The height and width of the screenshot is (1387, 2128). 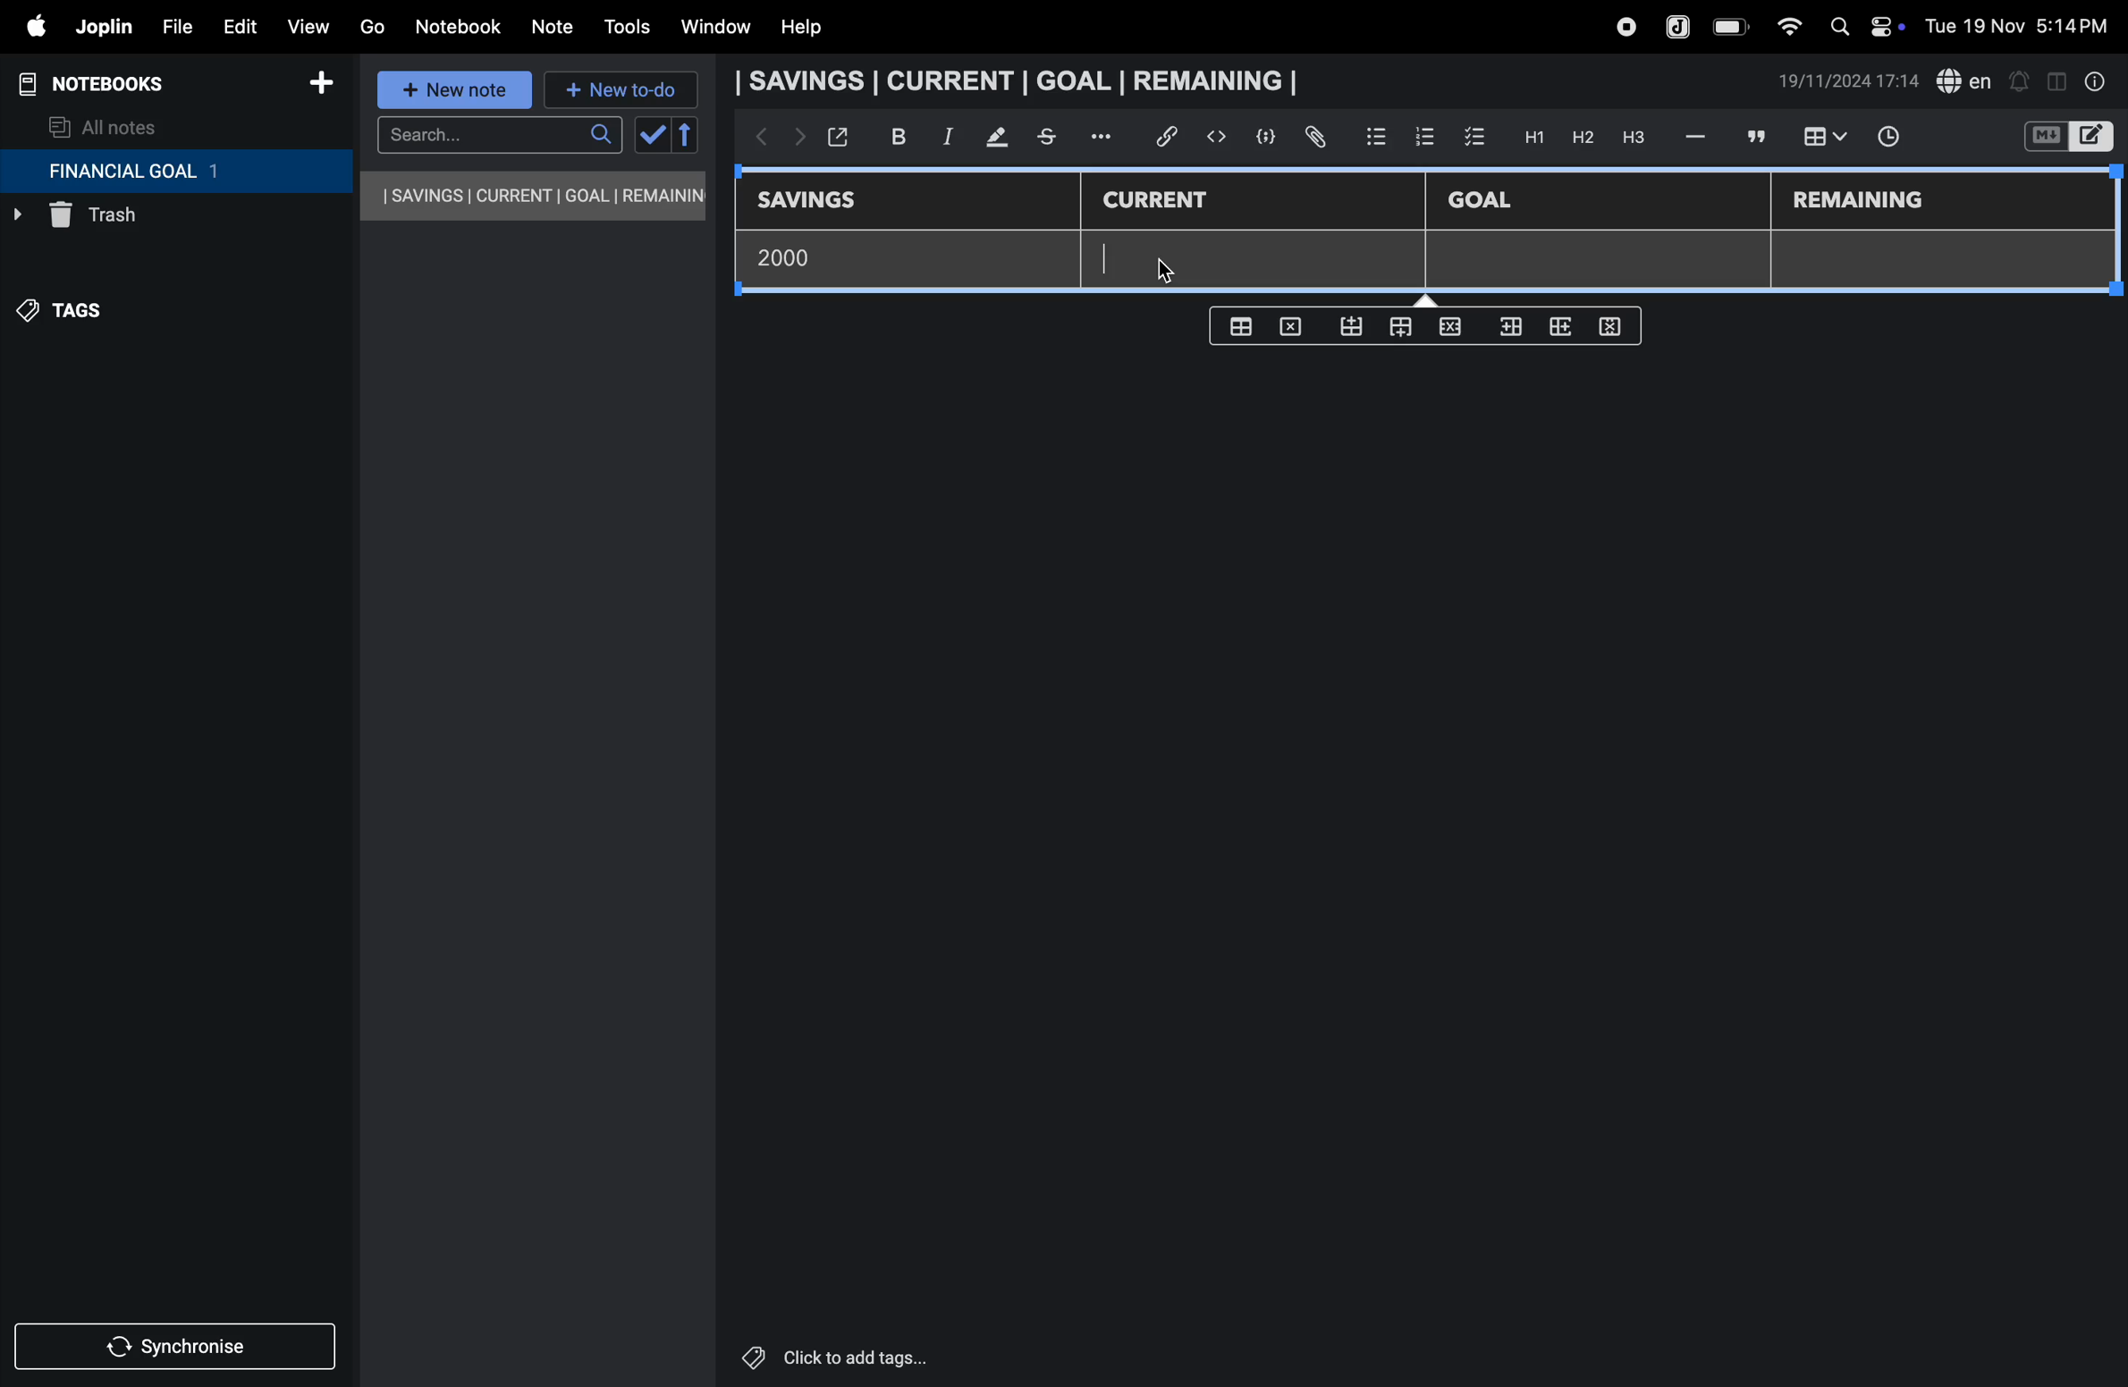 I want to click on savings, so click(x=820, y=202).